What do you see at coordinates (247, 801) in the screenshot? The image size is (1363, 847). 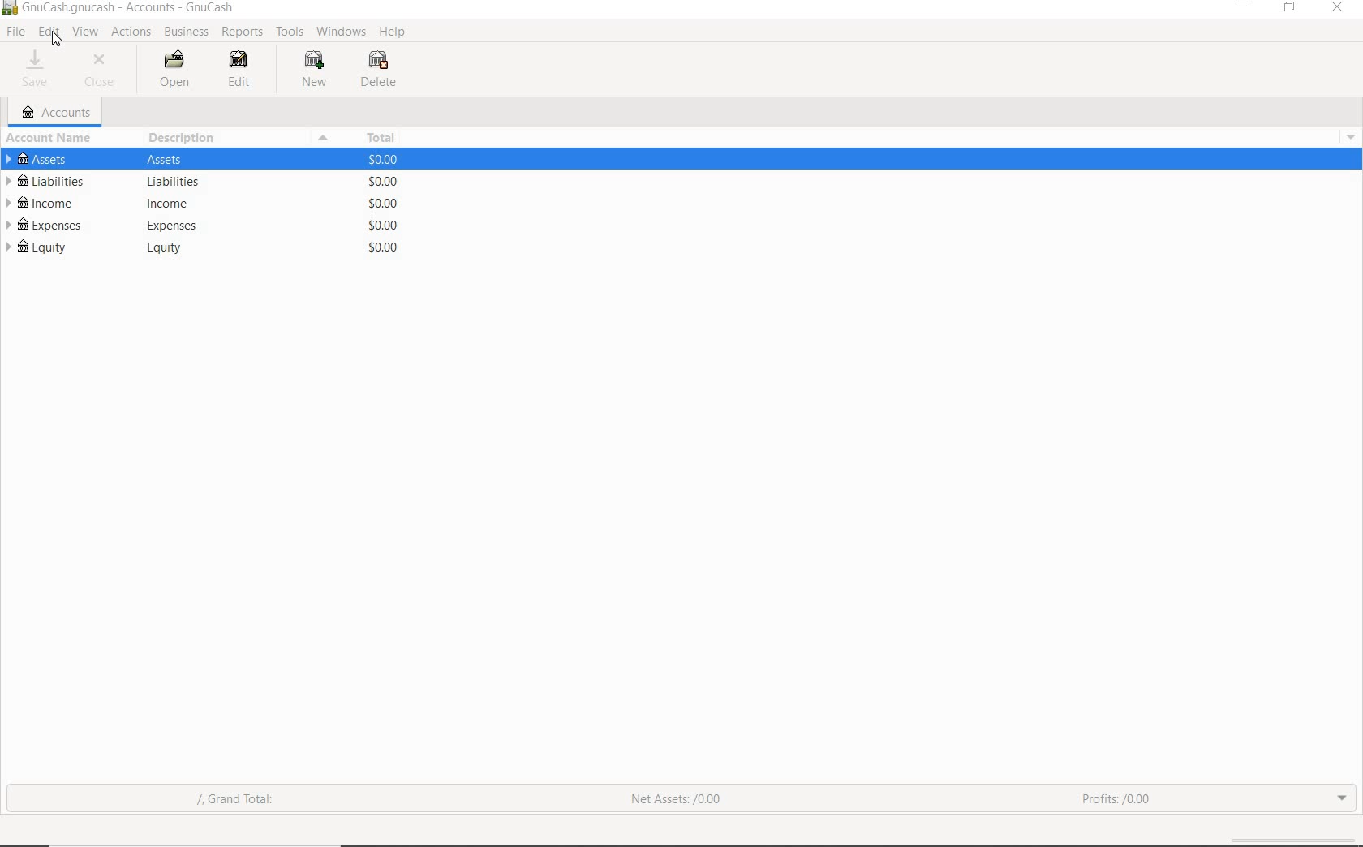 I see `grand total` at bounding box center [247, 801].